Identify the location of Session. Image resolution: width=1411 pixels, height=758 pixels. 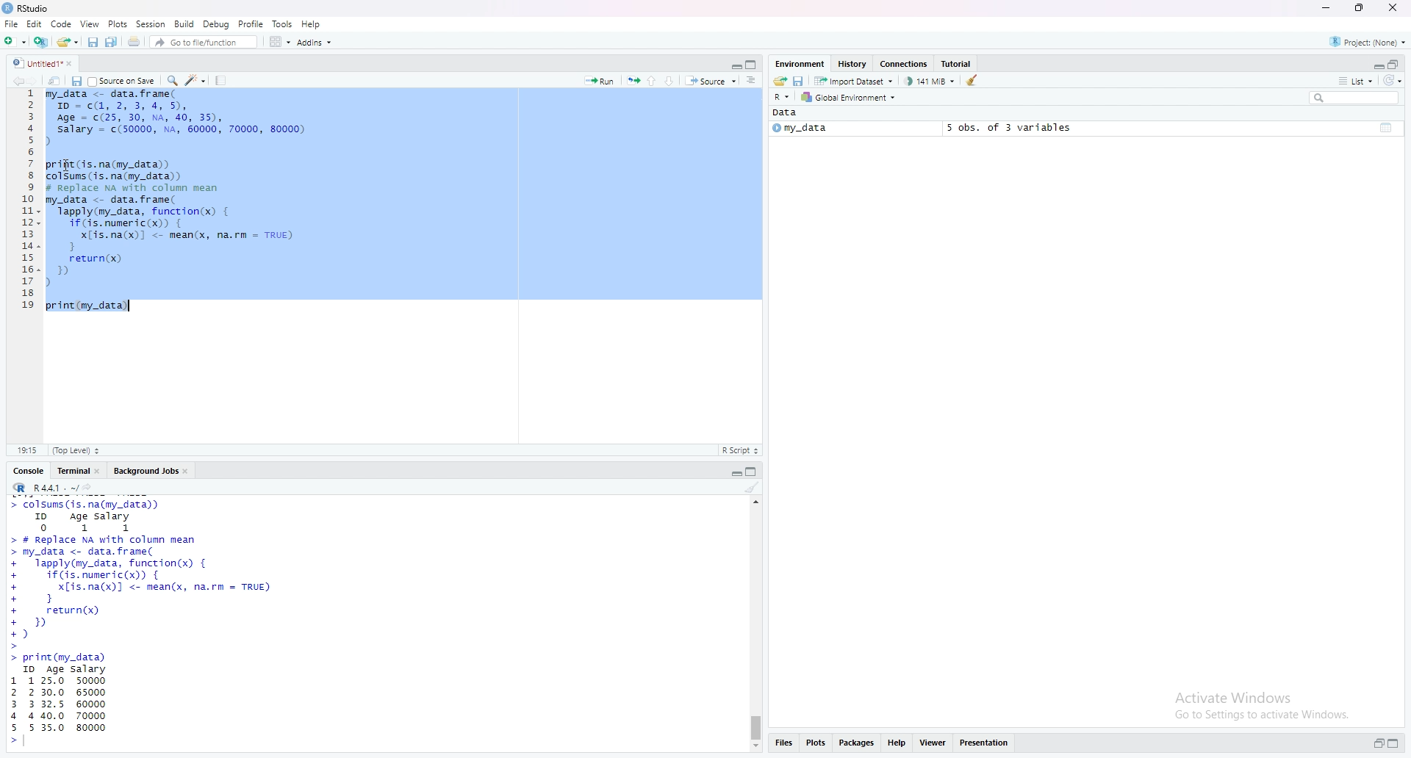
(152, 24).